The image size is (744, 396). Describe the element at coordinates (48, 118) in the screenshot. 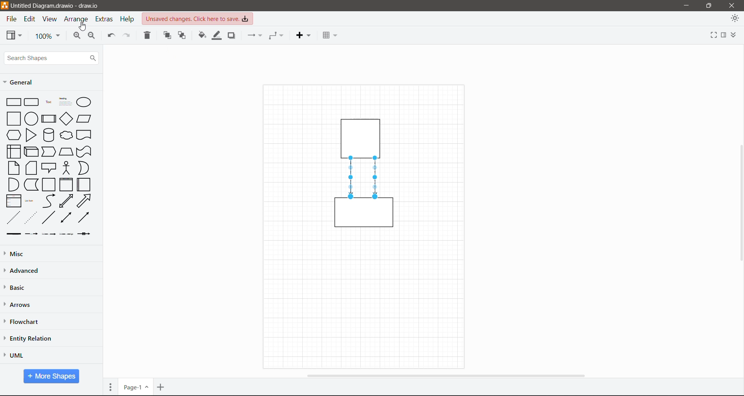

I see `Process` at that location.